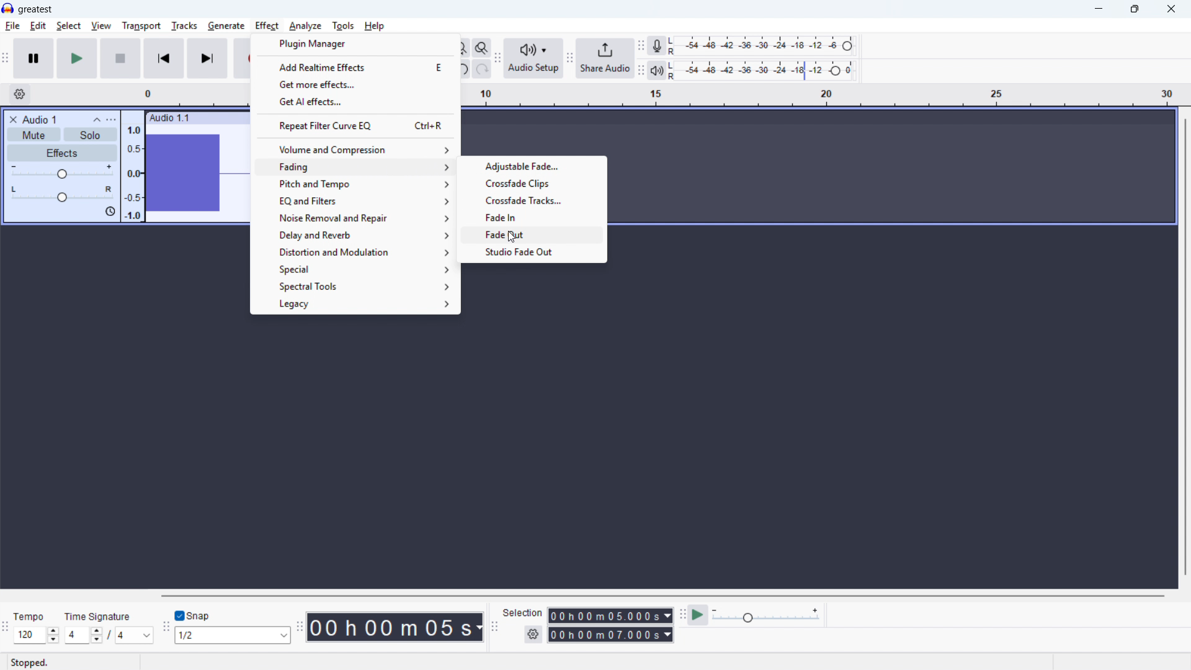  What do you see at coordinates (35, 10) in the screenshot?
I see `Greatest ` at bounding box center [35, 10].